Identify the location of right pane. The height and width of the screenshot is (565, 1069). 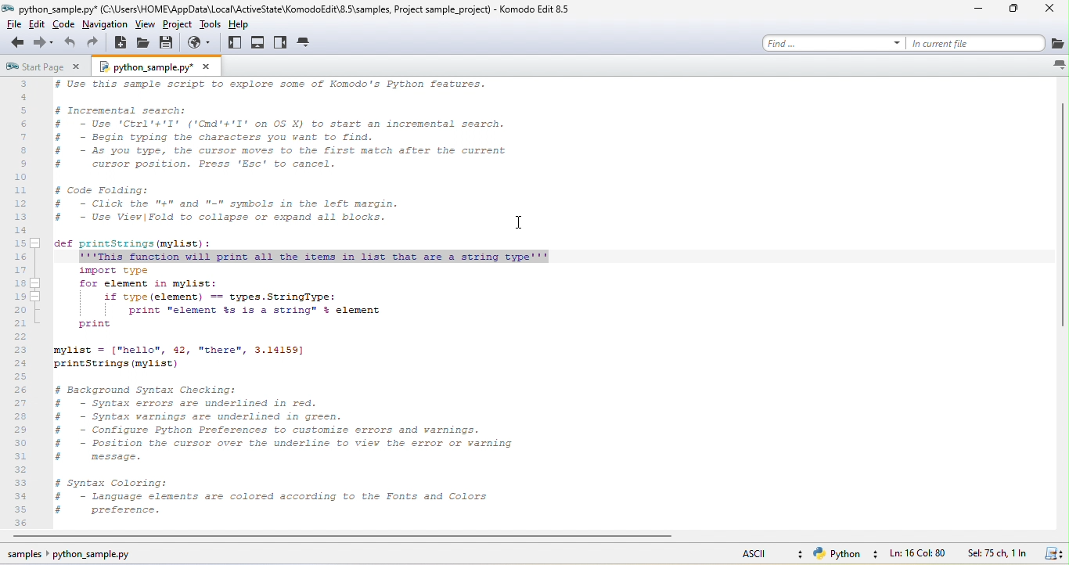
(282, 44).